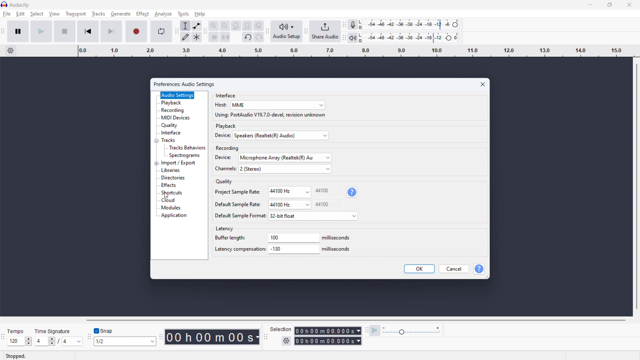  I want to click on Audacity - software title, so click(19, 5).